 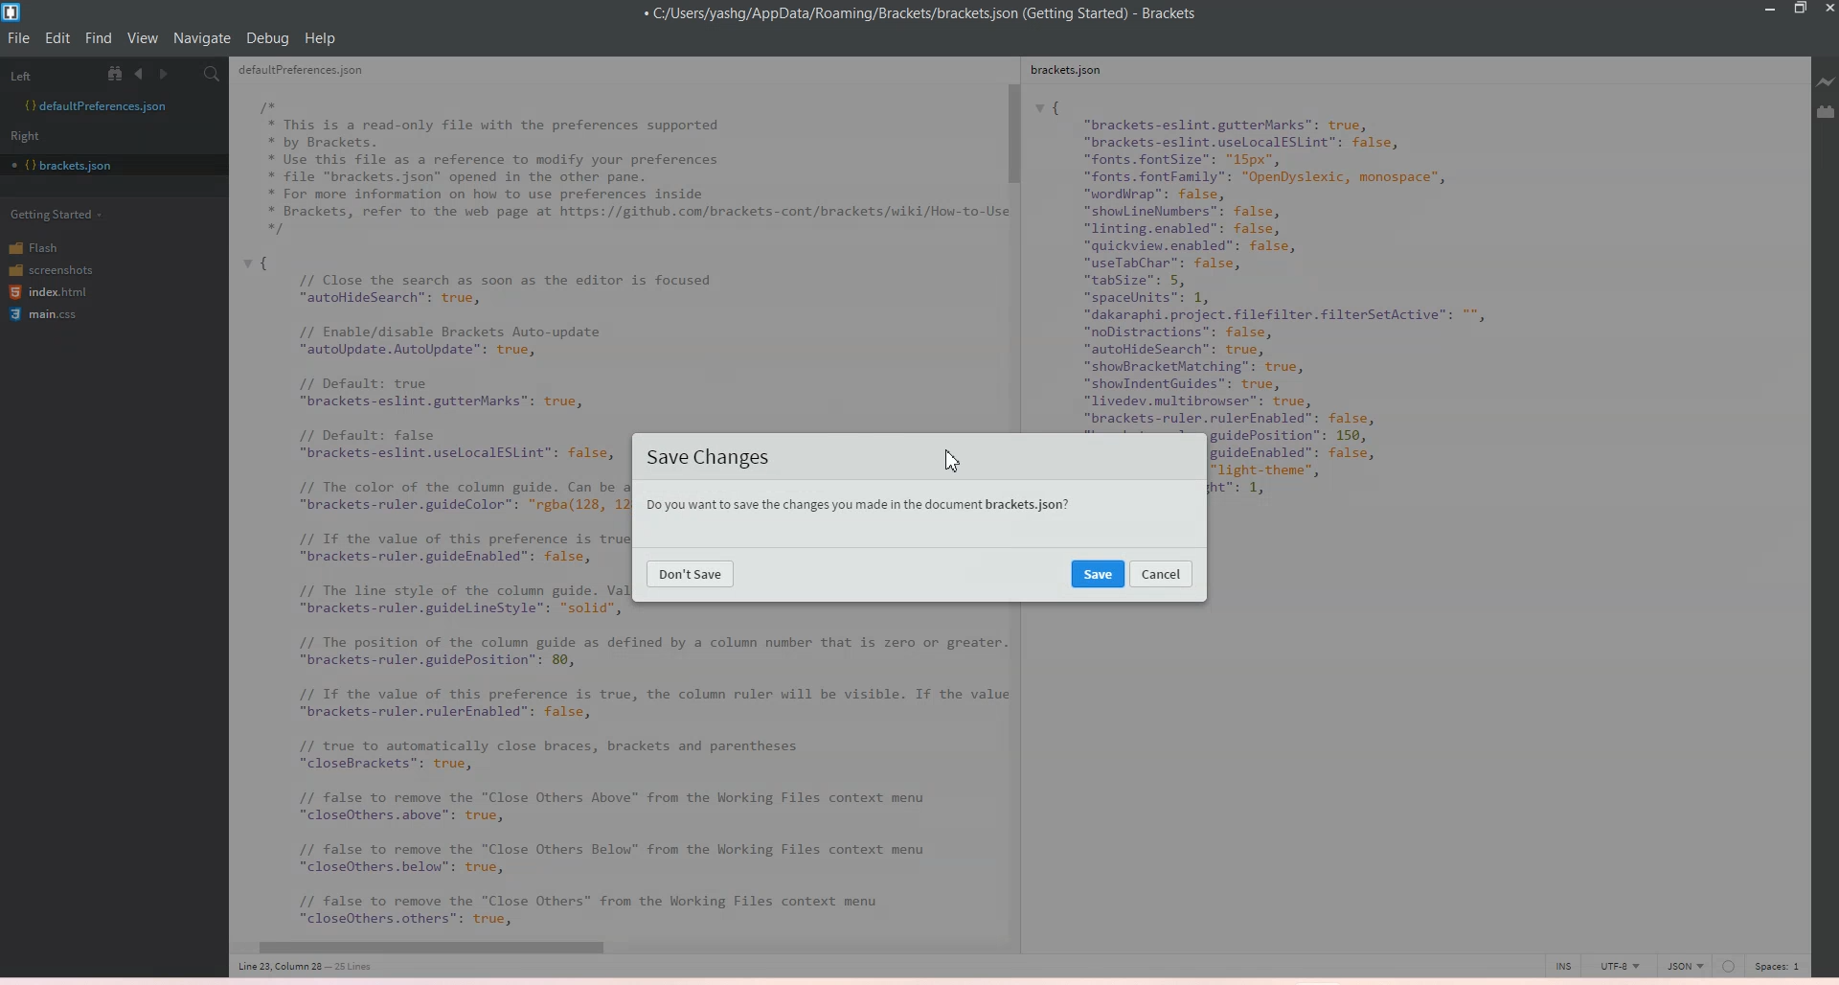 I want to click on Live Preview, so click(x=1823, y=82).